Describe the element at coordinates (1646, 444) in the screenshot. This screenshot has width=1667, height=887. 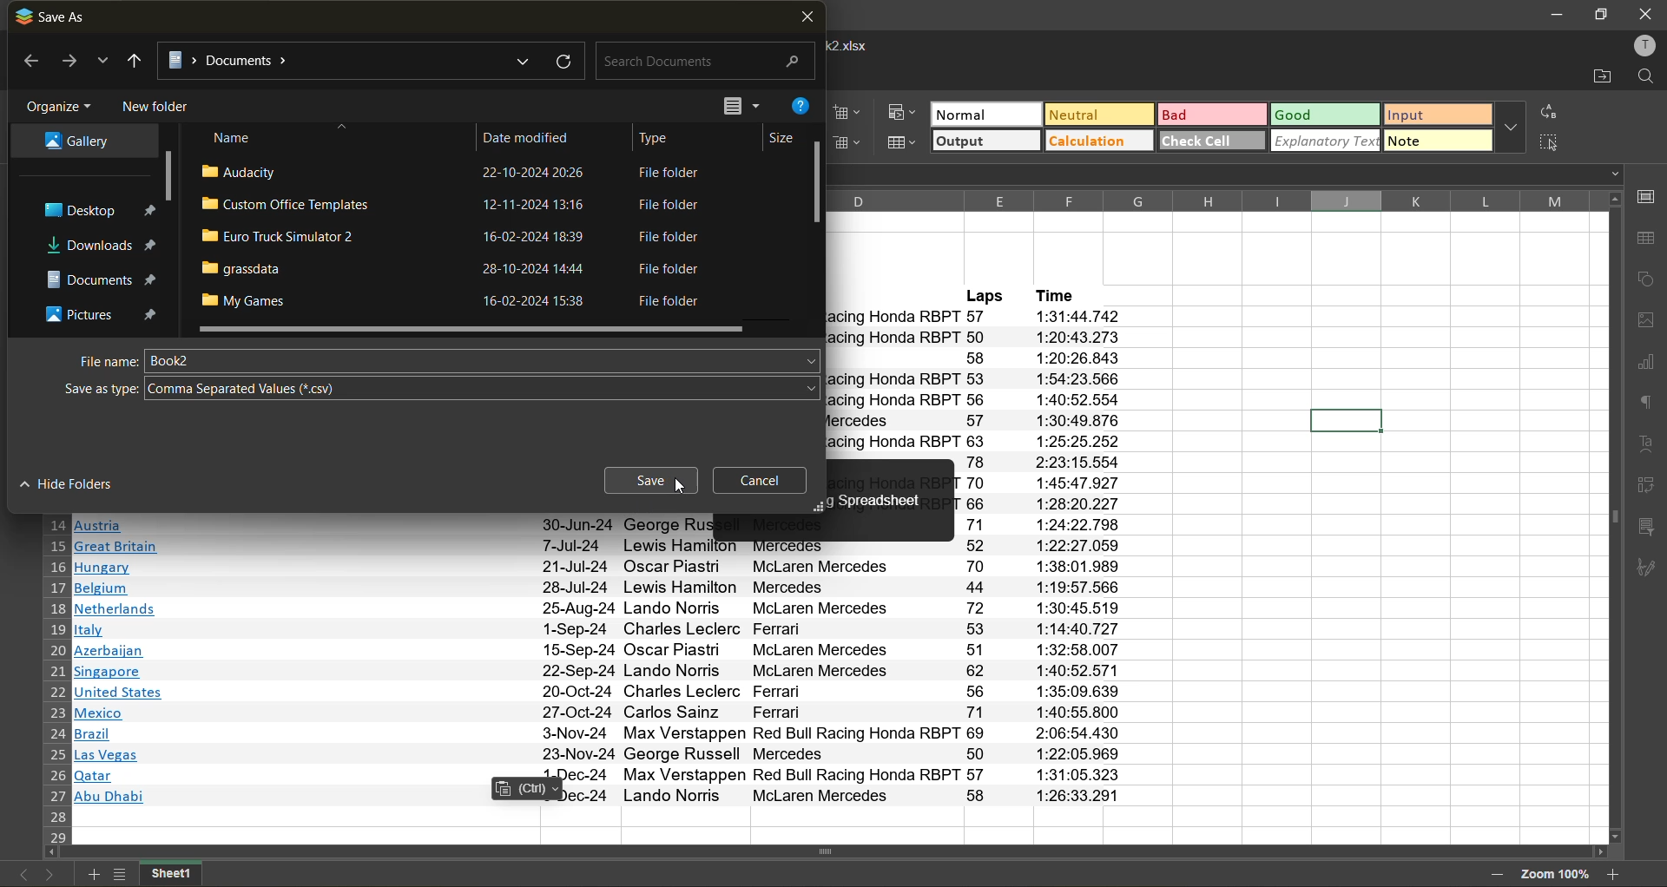
I see `text` at that location.